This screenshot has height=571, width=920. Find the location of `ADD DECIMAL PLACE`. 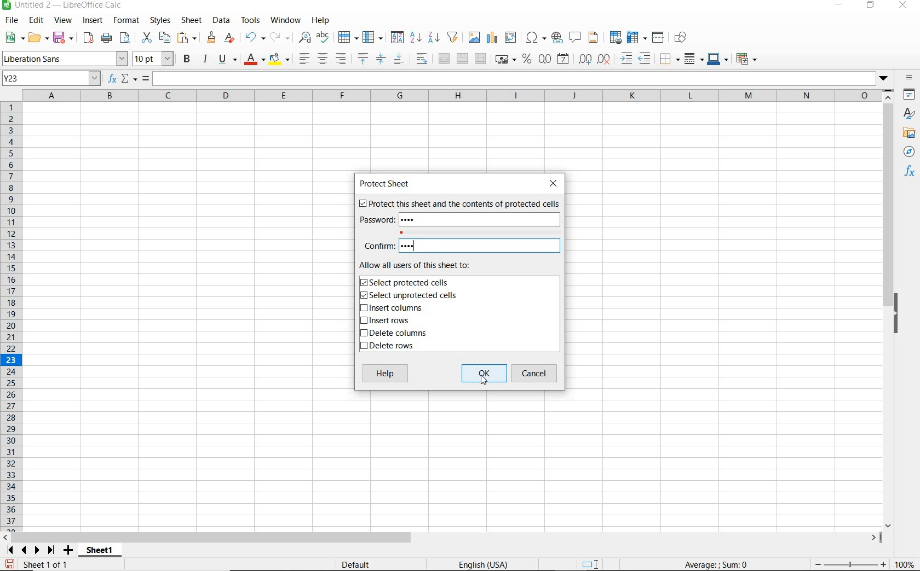

ADD DECIMAL PLACE is located at coordinates (584, 59).